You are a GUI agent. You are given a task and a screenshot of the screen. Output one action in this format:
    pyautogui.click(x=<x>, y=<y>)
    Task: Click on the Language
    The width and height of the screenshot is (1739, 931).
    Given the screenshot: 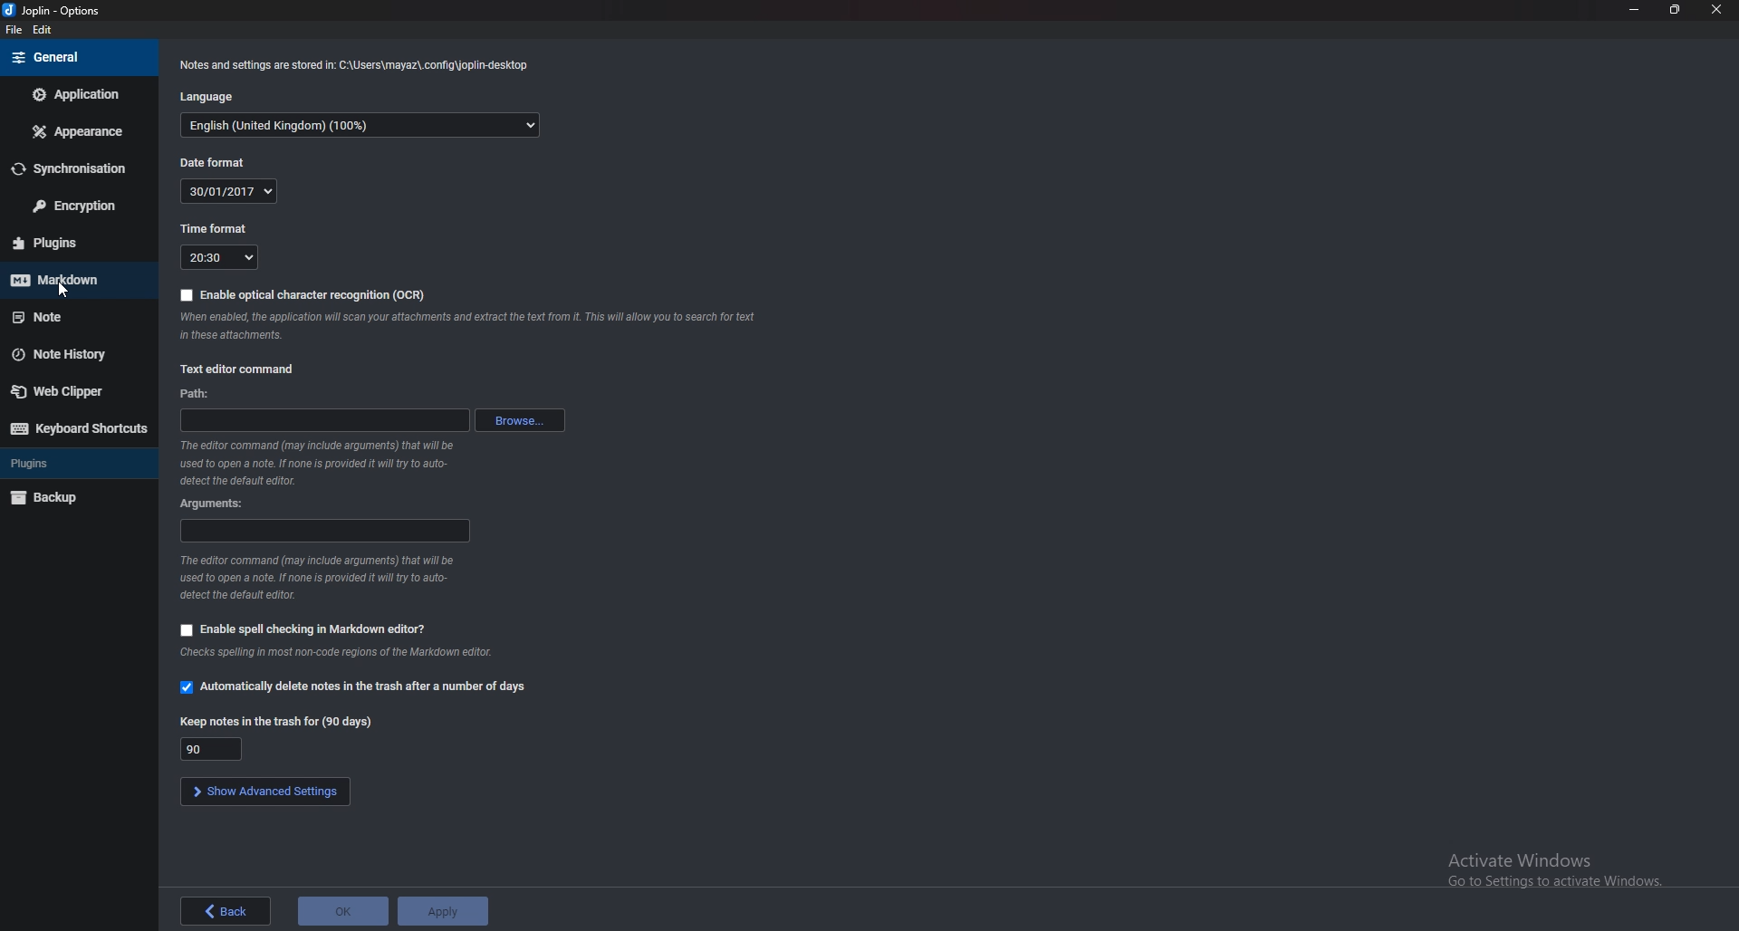 What is the action you would take?
    pyautogui.click(x=359, y=126)
    